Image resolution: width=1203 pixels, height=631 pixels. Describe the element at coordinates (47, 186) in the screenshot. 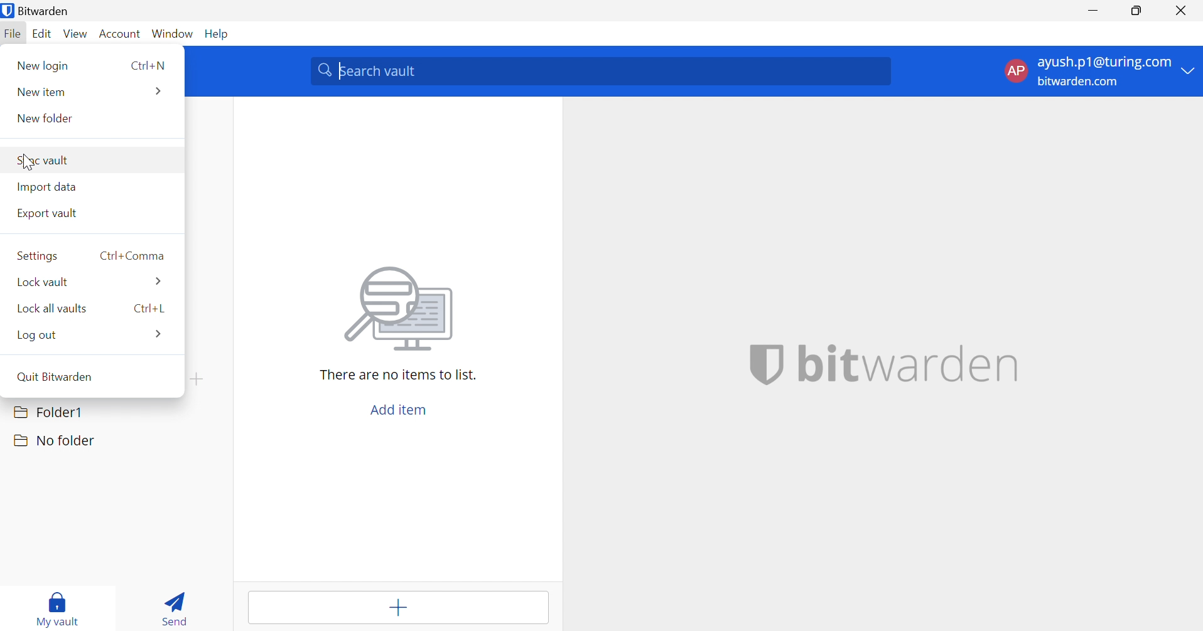

I see `Import data` at that location.